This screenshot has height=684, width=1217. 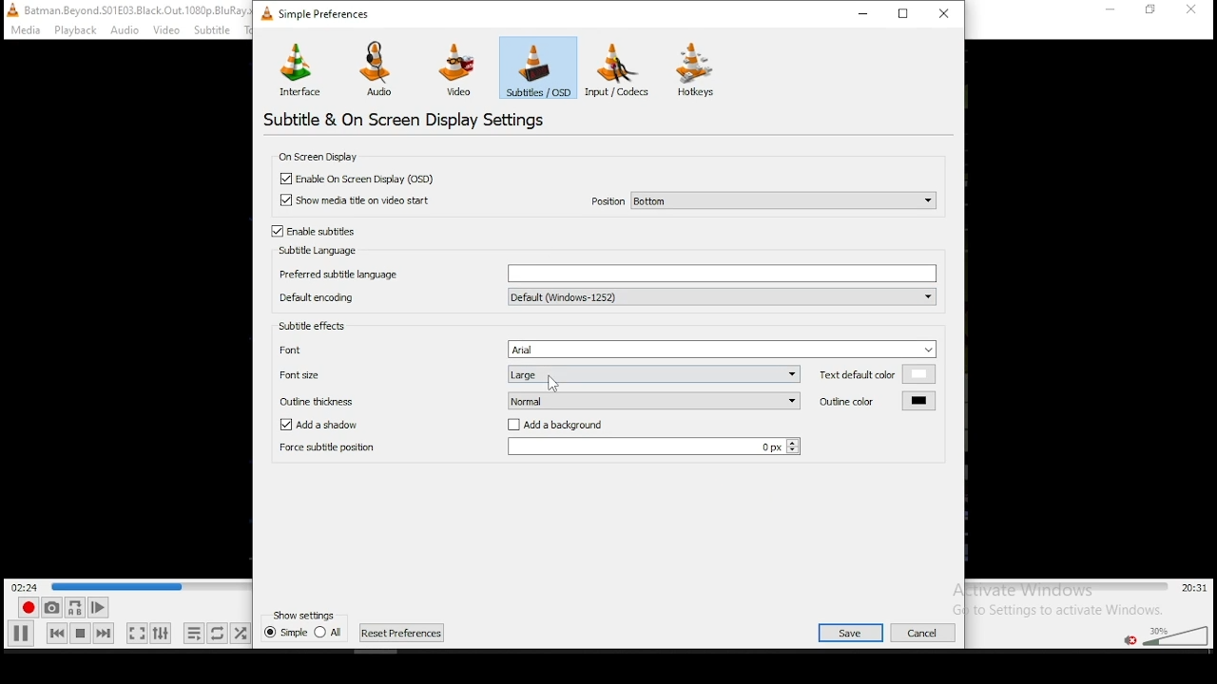 I want to click on hotkeys, so click(x=696, y=68).